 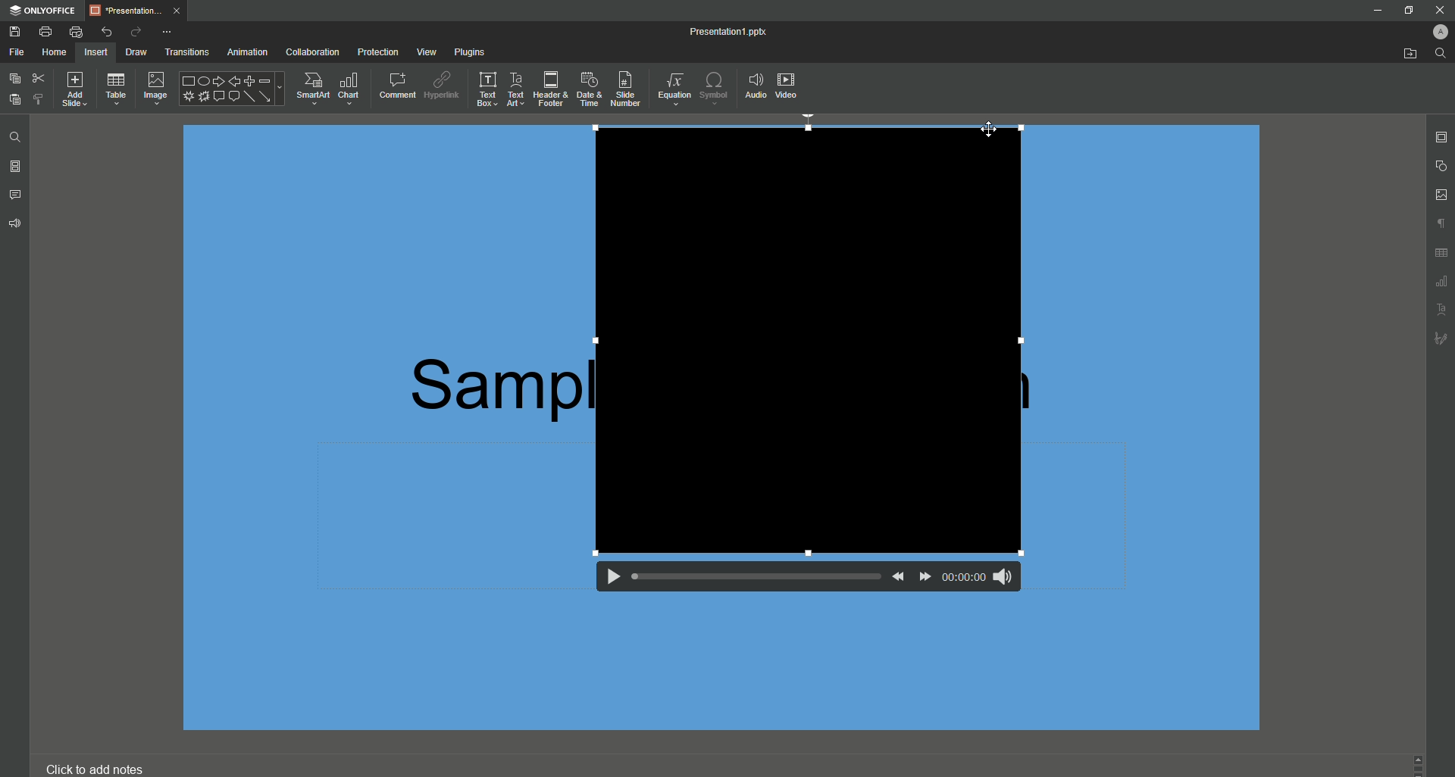 I want to click on File, so click(x=16, y=51).